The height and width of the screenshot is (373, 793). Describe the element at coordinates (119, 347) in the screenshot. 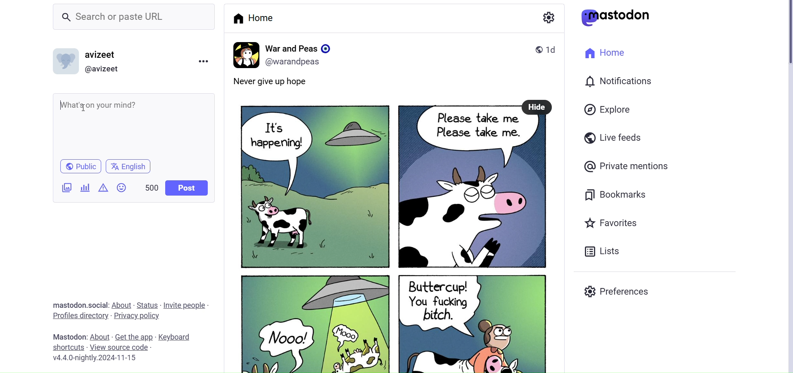

I see `View Source Code` at that location.